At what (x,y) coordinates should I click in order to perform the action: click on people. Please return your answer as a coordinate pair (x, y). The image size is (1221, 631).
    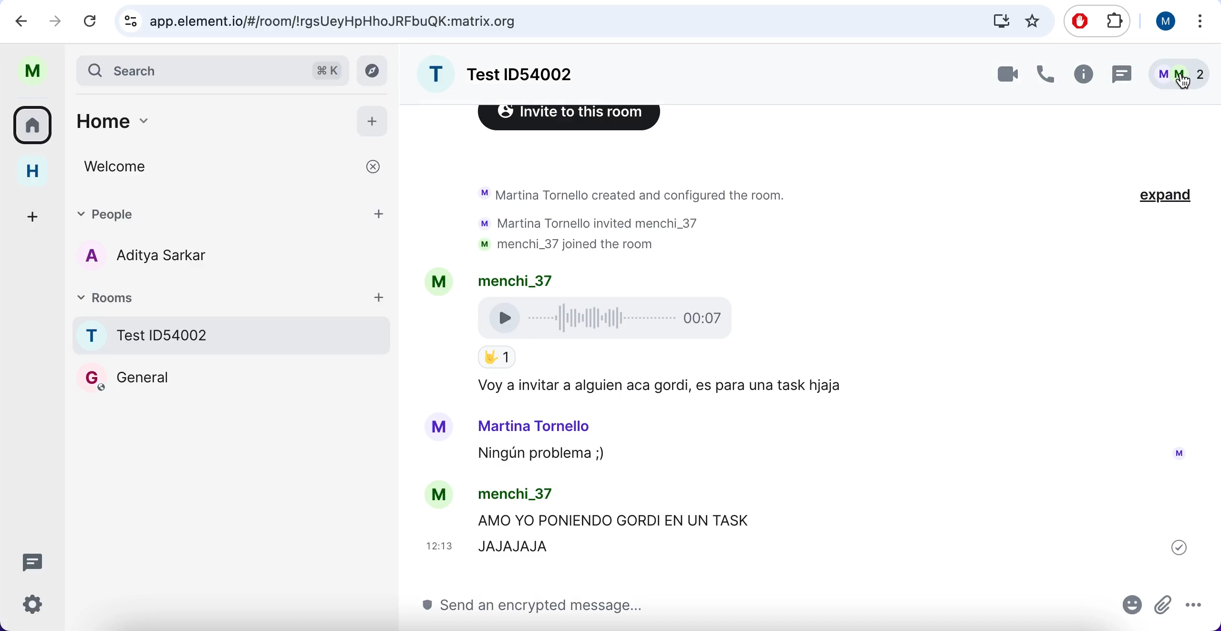
    Looking at the image, I should click on (215, 210).